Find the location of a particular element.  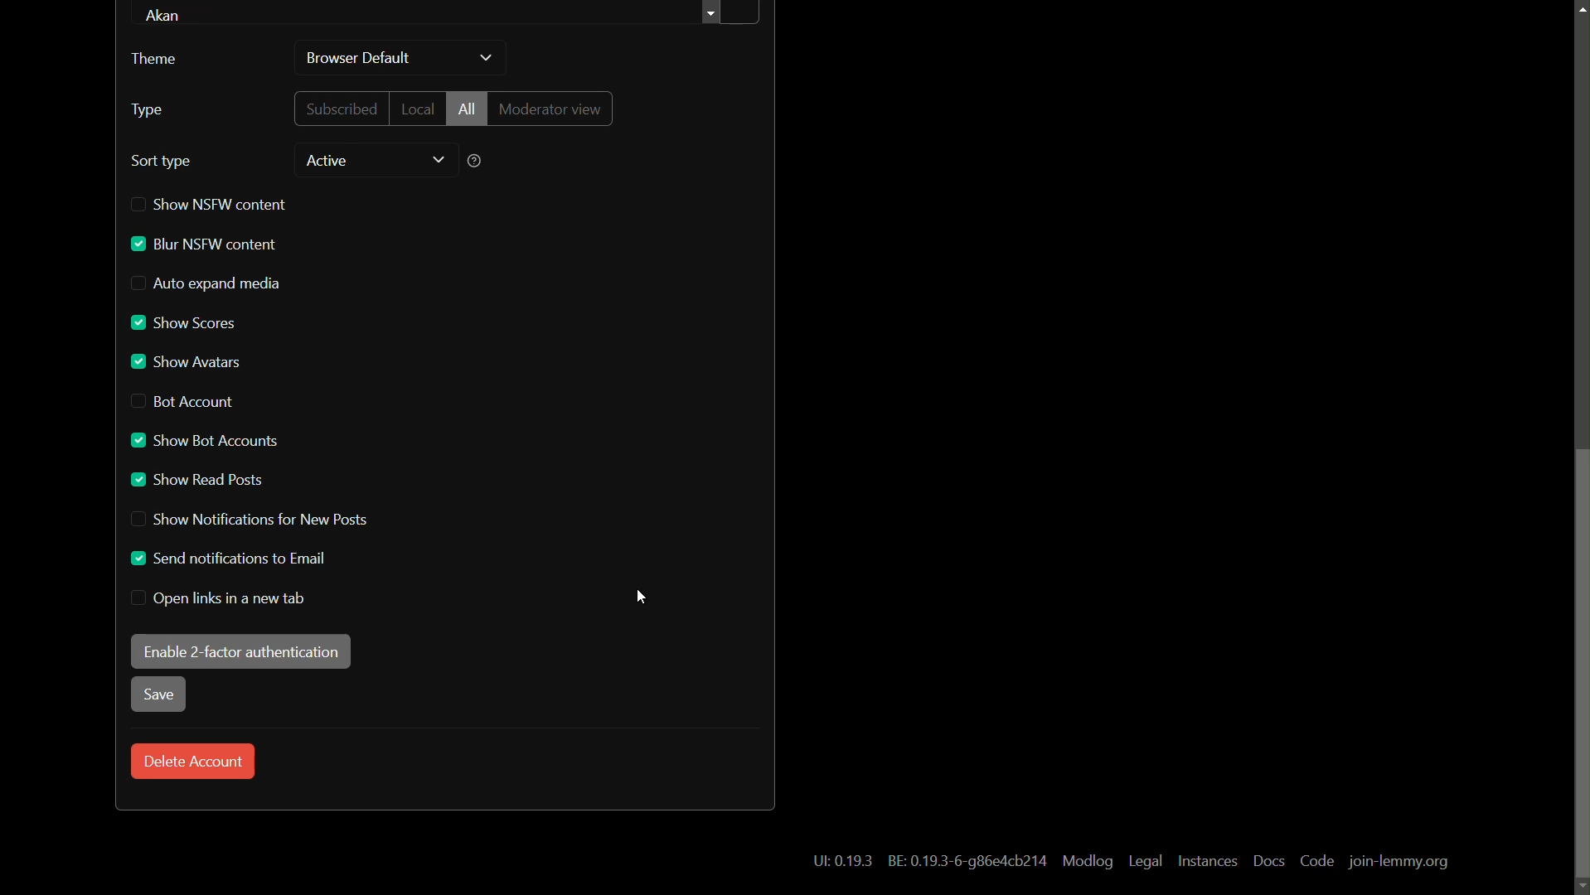

blur nsfw content is located at coordinates (204, 244).